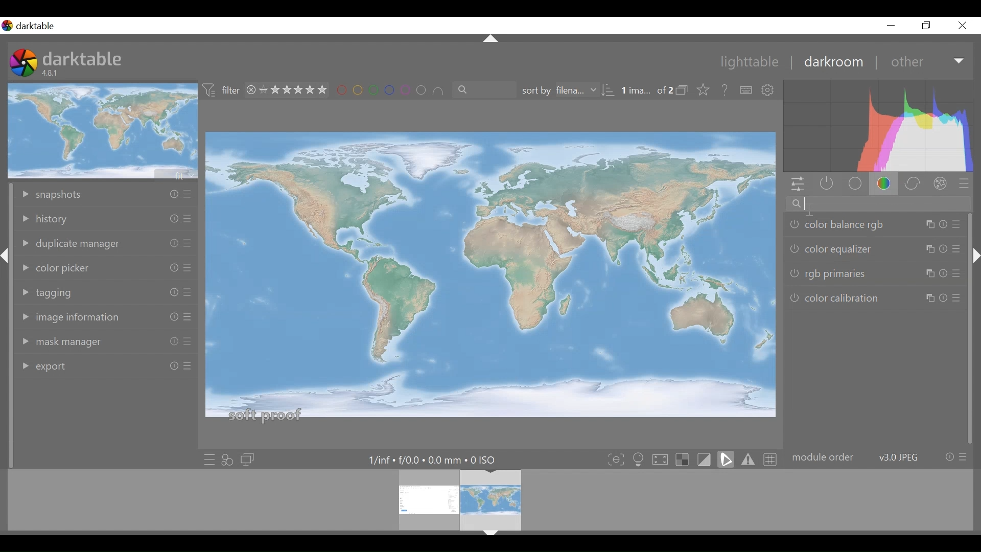 This screenshot has height=552, width=981. What do you see at coordinates (289, 90) in the screenshot?
I see `range rating` at bounding box center [289, 90].